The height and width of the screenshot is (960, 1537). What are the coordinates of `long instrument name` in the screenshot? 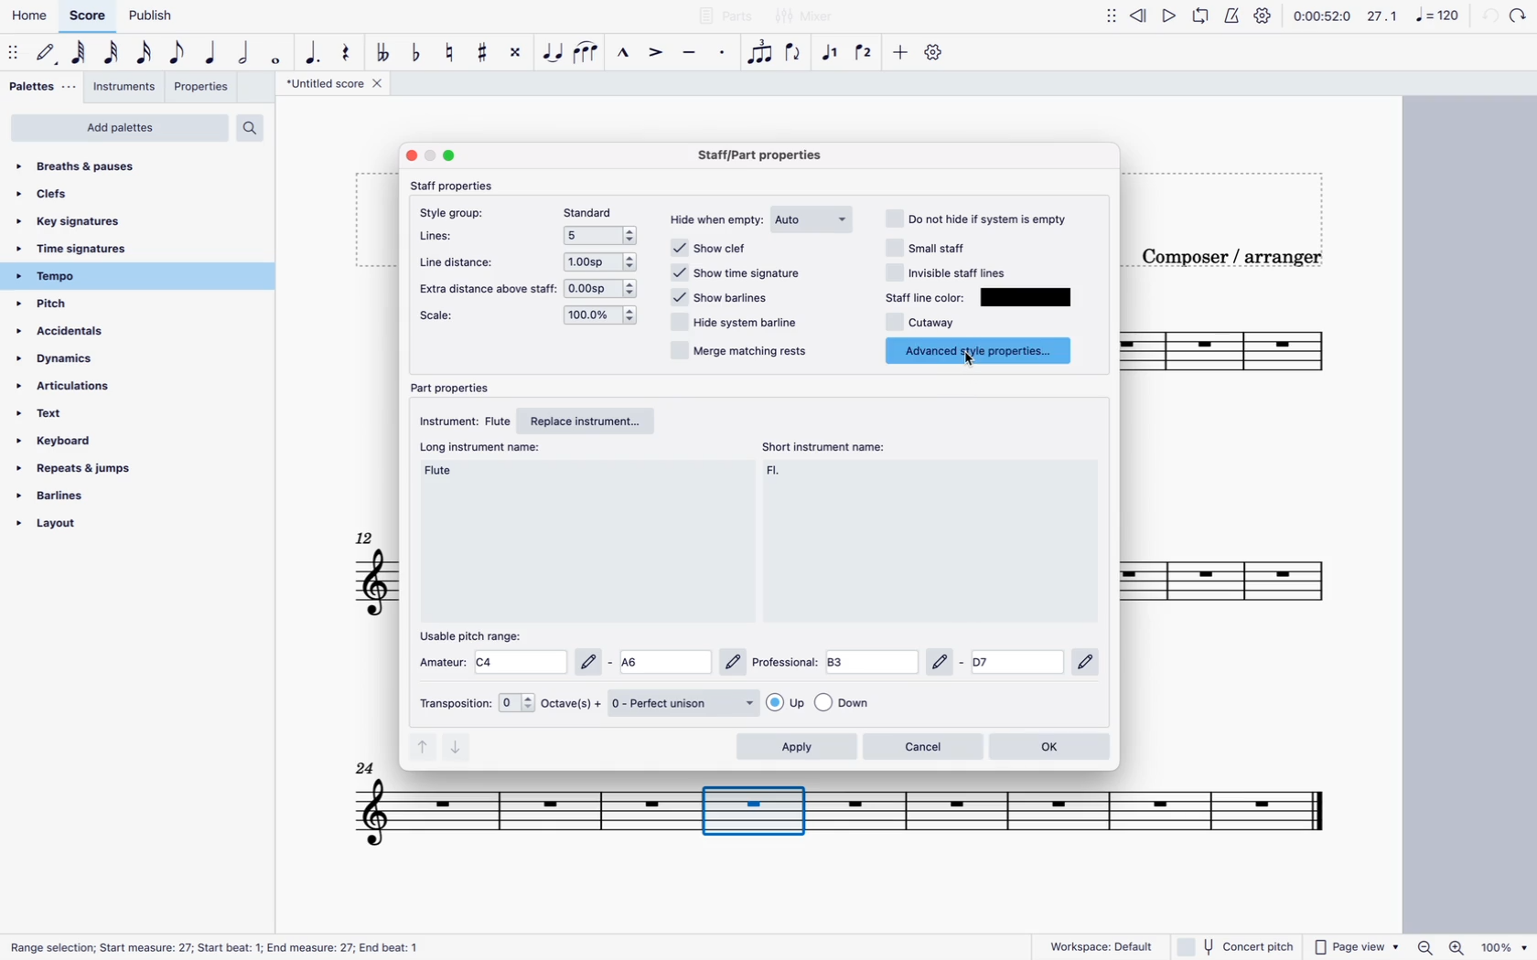 It's located at (444, 475).